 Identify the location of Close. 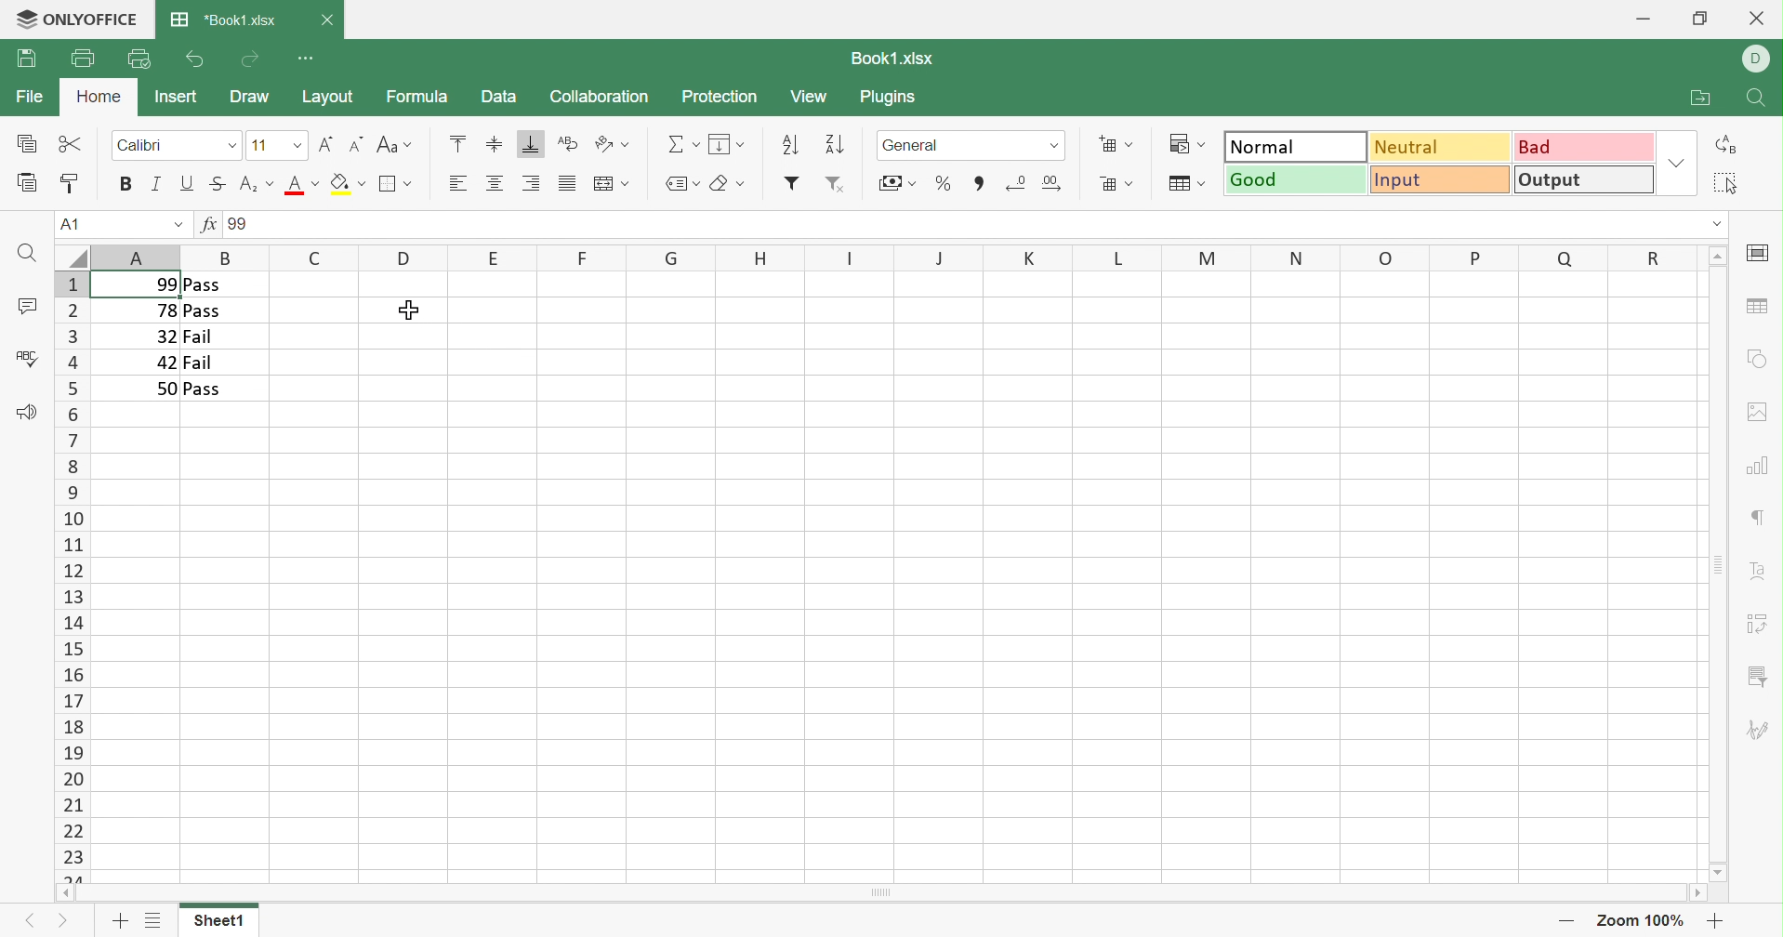
(1761, 17).